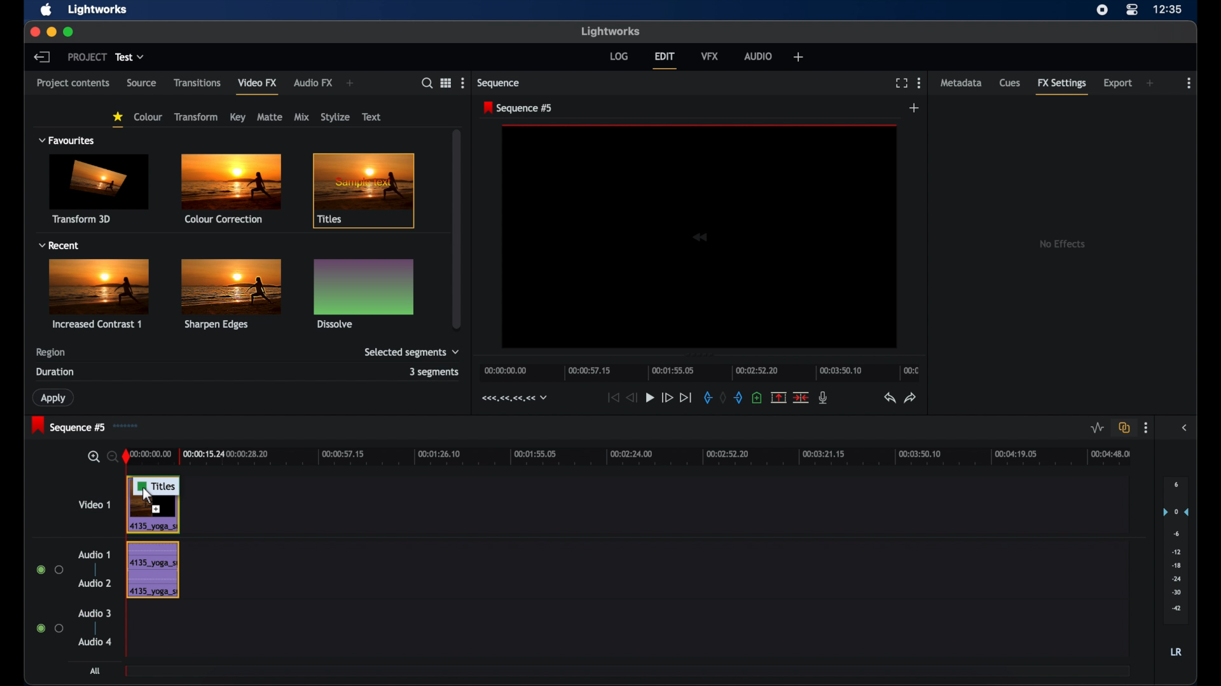  What do you see at coordinates (445, 83) in the screenshot?
I see `options` at bounding box center [445, 83].